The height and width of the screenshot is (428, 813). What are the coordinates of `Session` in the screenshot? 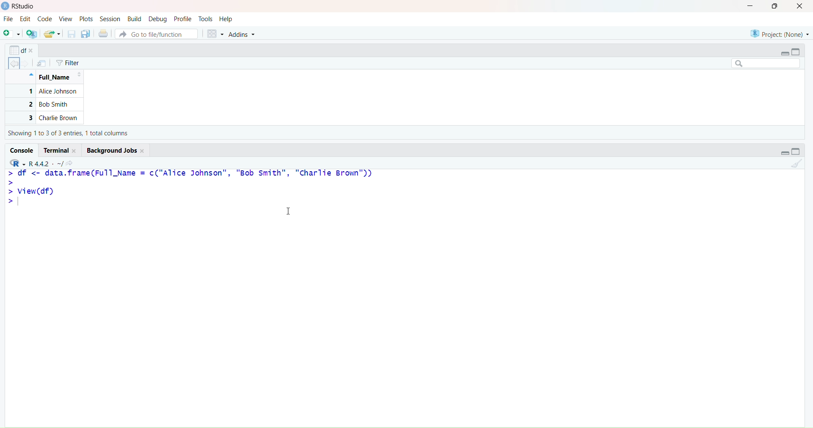 It's located at (110, 19).